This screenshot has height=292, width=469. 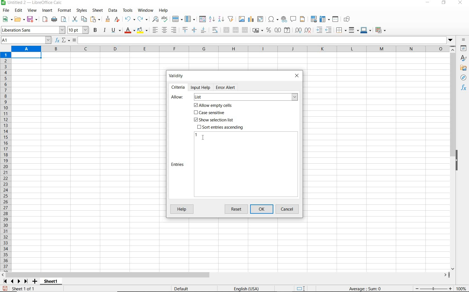 I want to click on split window, so click(x=336, y=19).